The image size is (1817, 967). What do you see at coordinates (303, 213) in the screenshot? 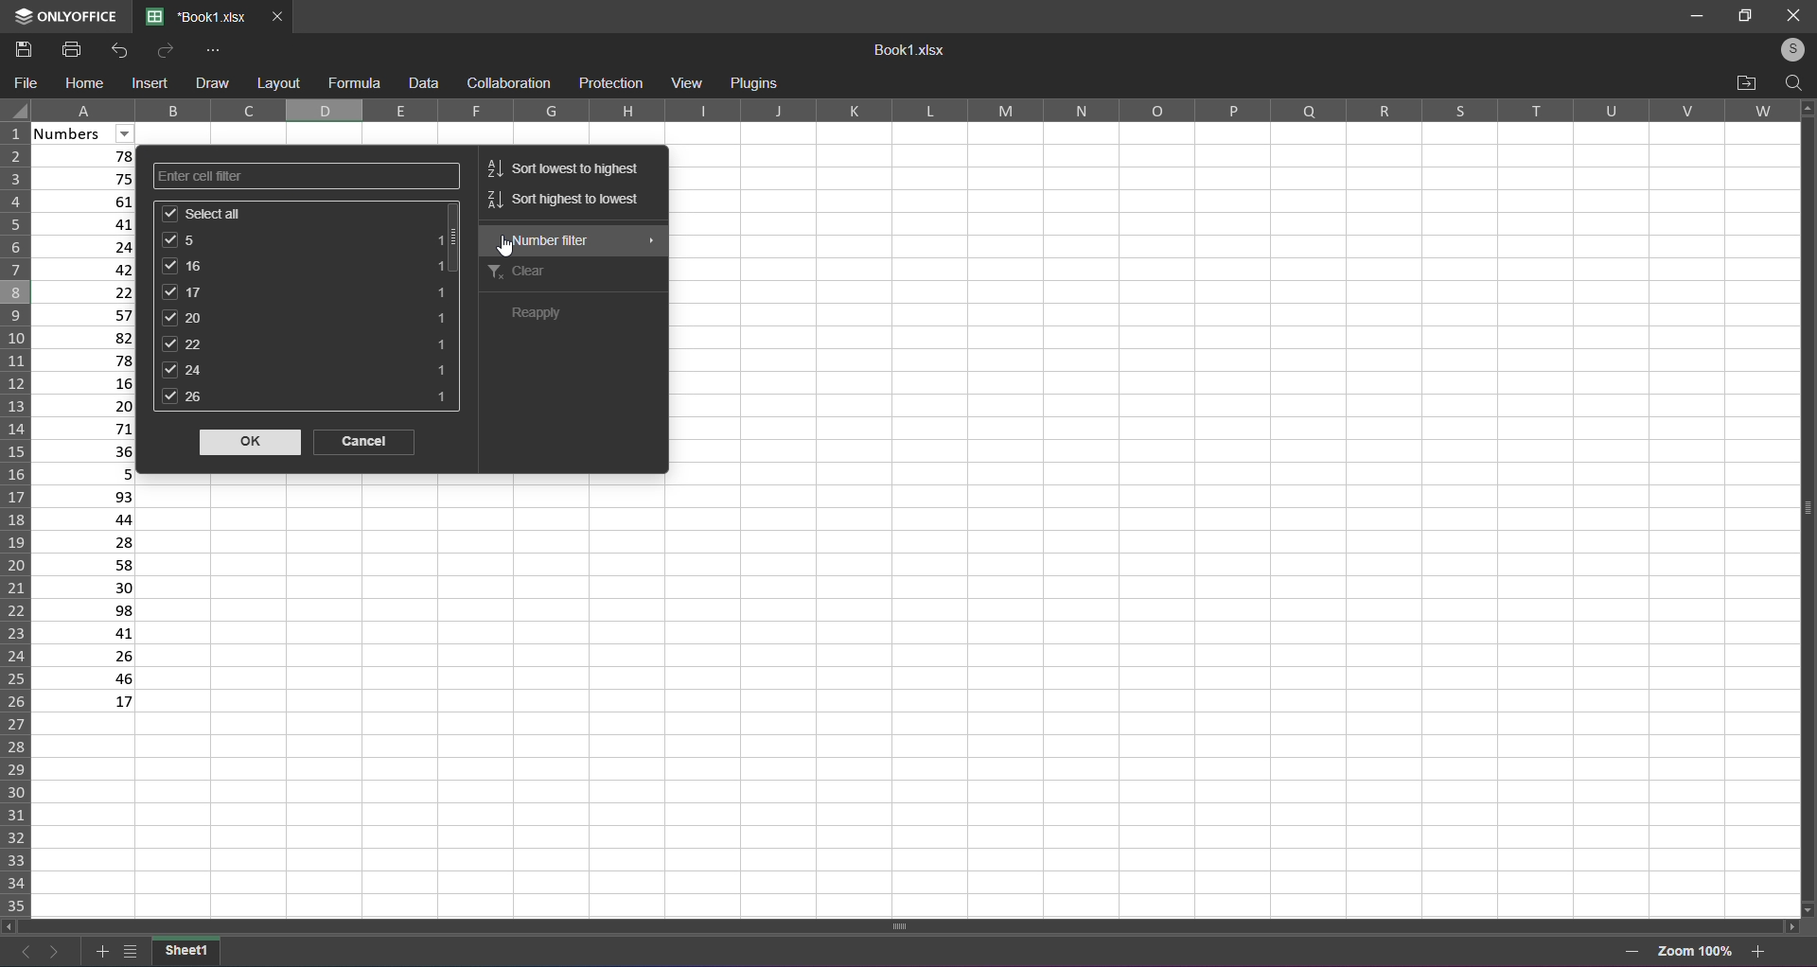
I see `Select all` at bounding box center [303, 213].